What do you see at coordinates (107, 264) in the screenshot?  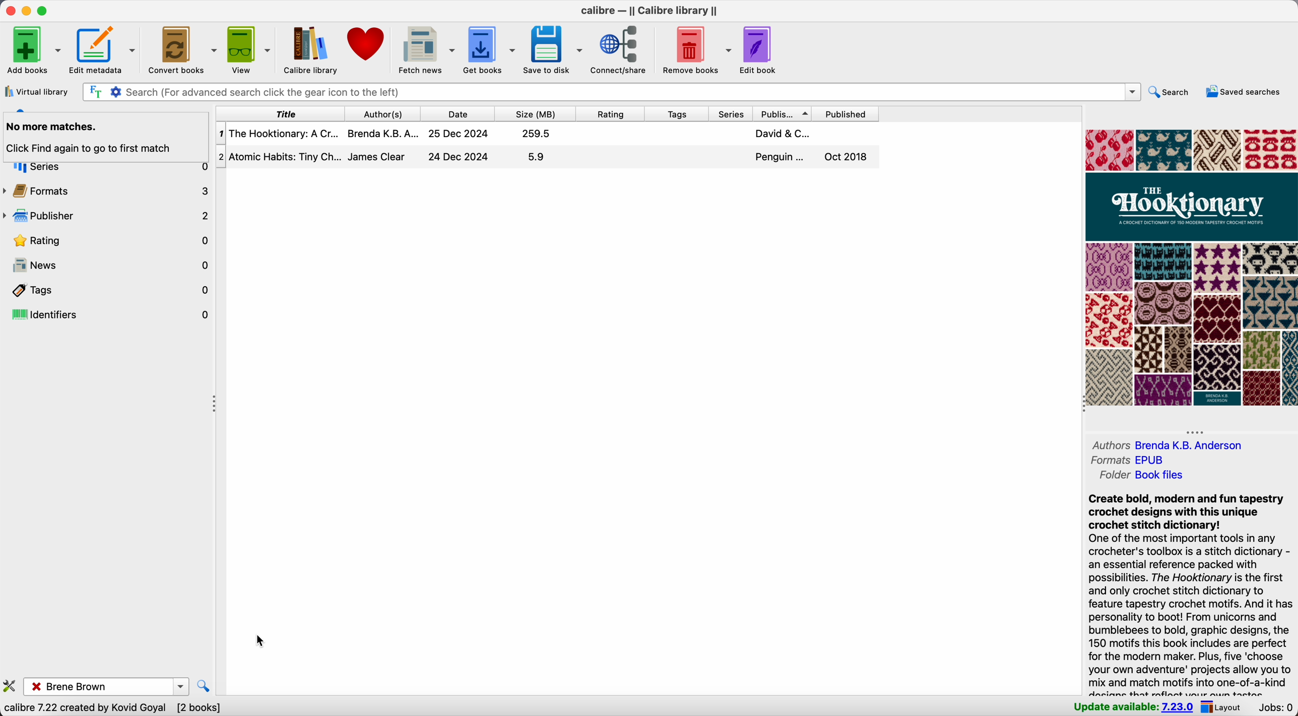 I see `news` at bounding box center [107, 264].